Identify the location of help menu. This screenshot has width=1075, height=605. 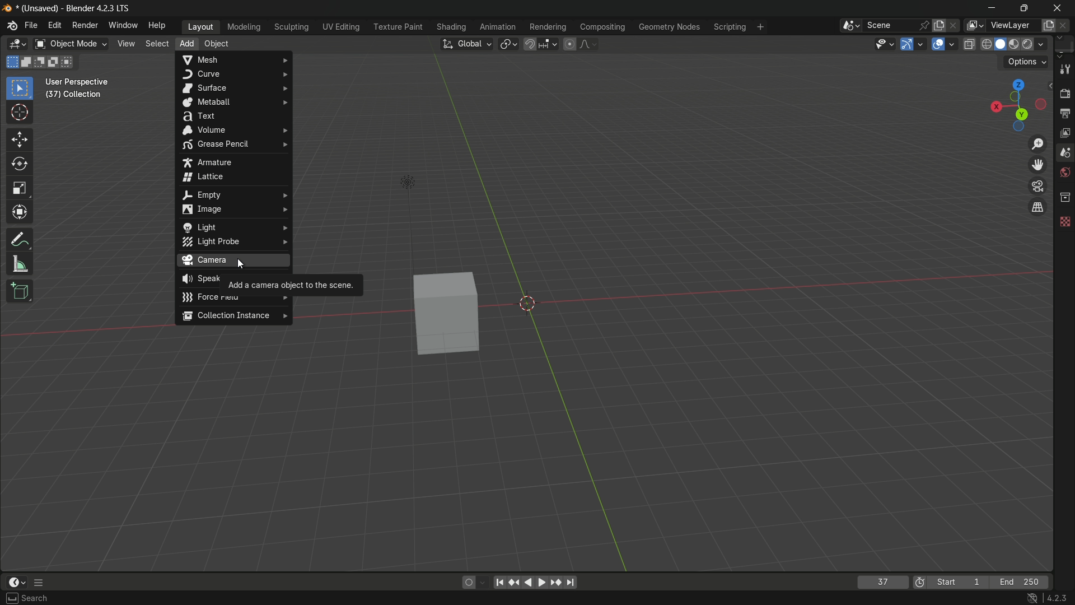
(157, 26).